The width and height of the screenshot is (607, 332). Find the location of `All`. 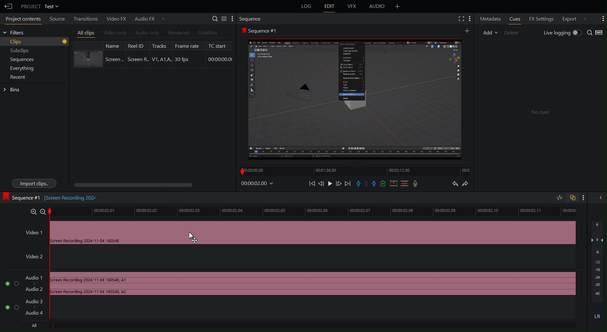

All is located at coordinates (36, 326).